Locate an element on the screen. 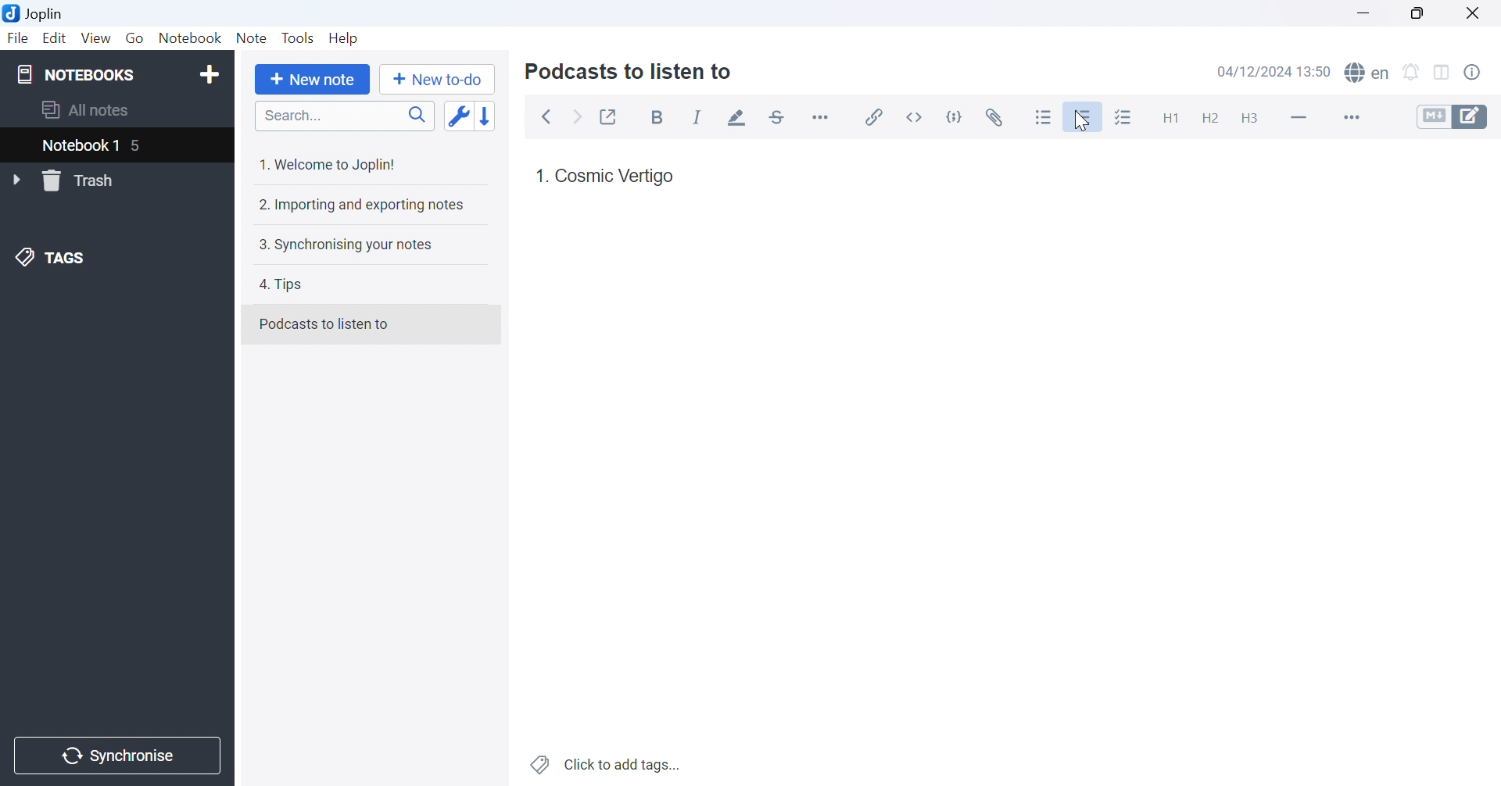  Highlight is located at coordinates (739, 118).